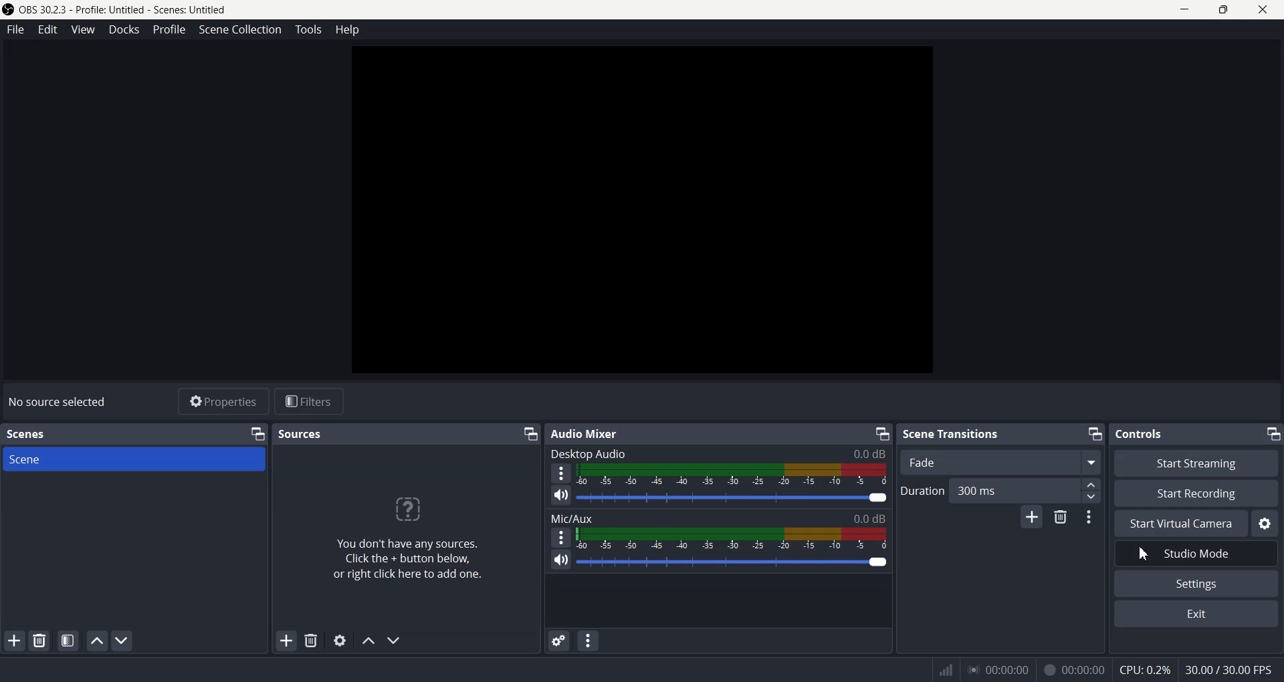 The height and width of the screenshot is (682, 1284). I want to click on Mic/Aux, so click(720, 518).